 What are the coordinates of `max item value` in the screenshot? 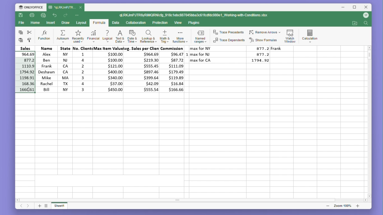 It's located at (107, 69).